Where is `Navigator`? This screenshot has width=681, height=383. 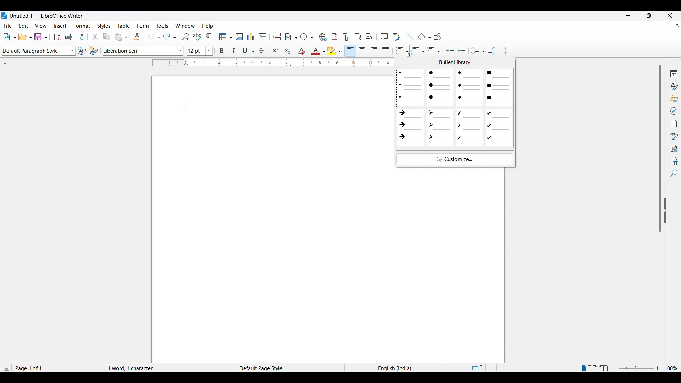
Navigator is located at coordinates (673, 110).